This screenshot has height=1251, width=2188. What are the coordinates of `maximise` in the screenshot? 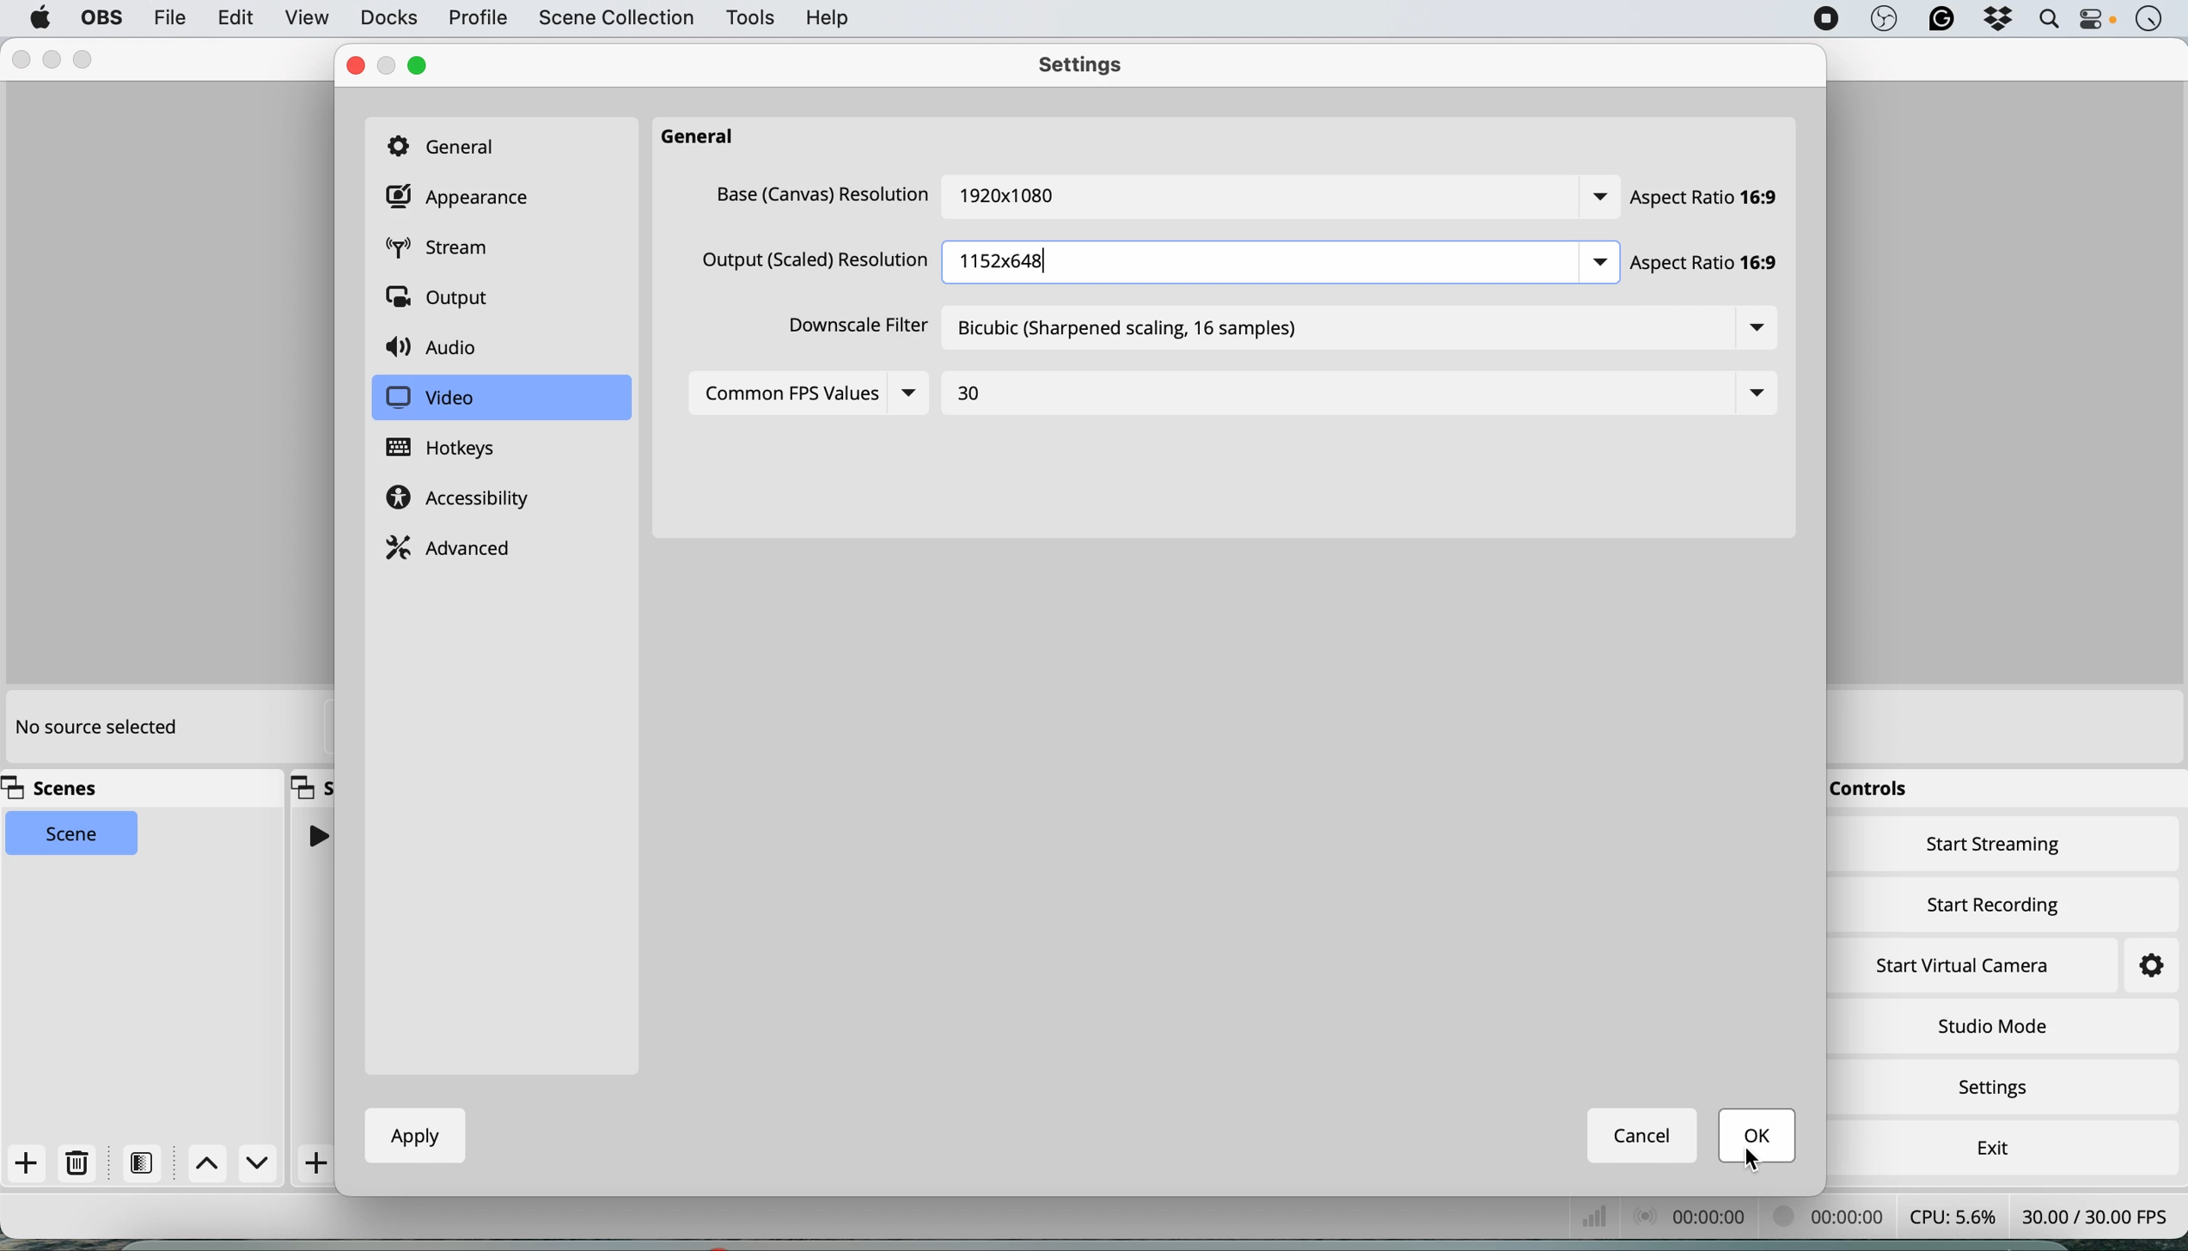 It's located at (87, 58).